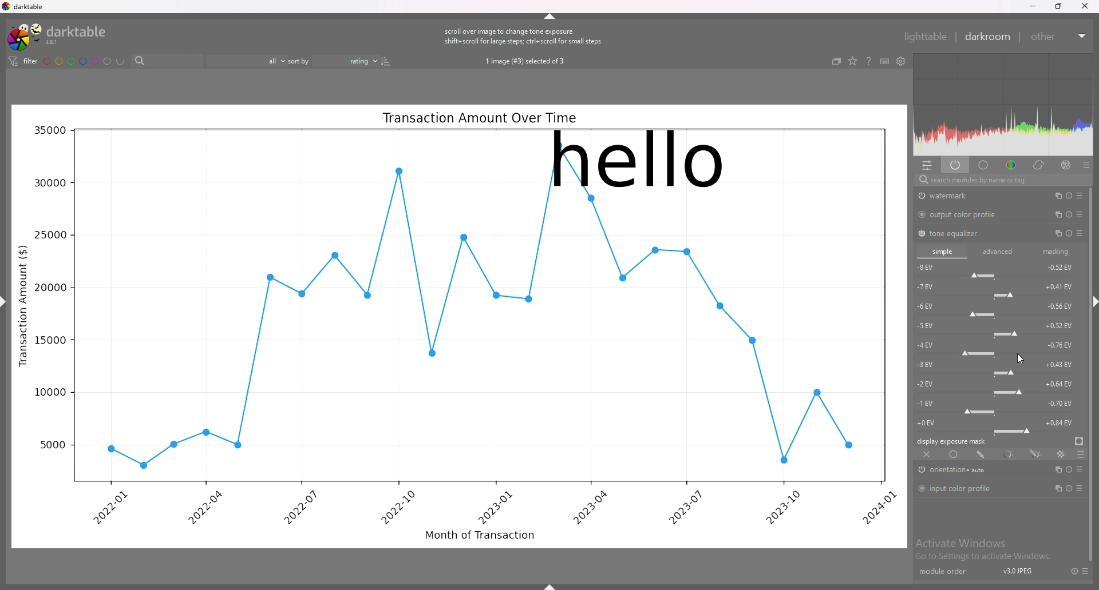  I want to click on display exposure mask, so click(1079, 441).